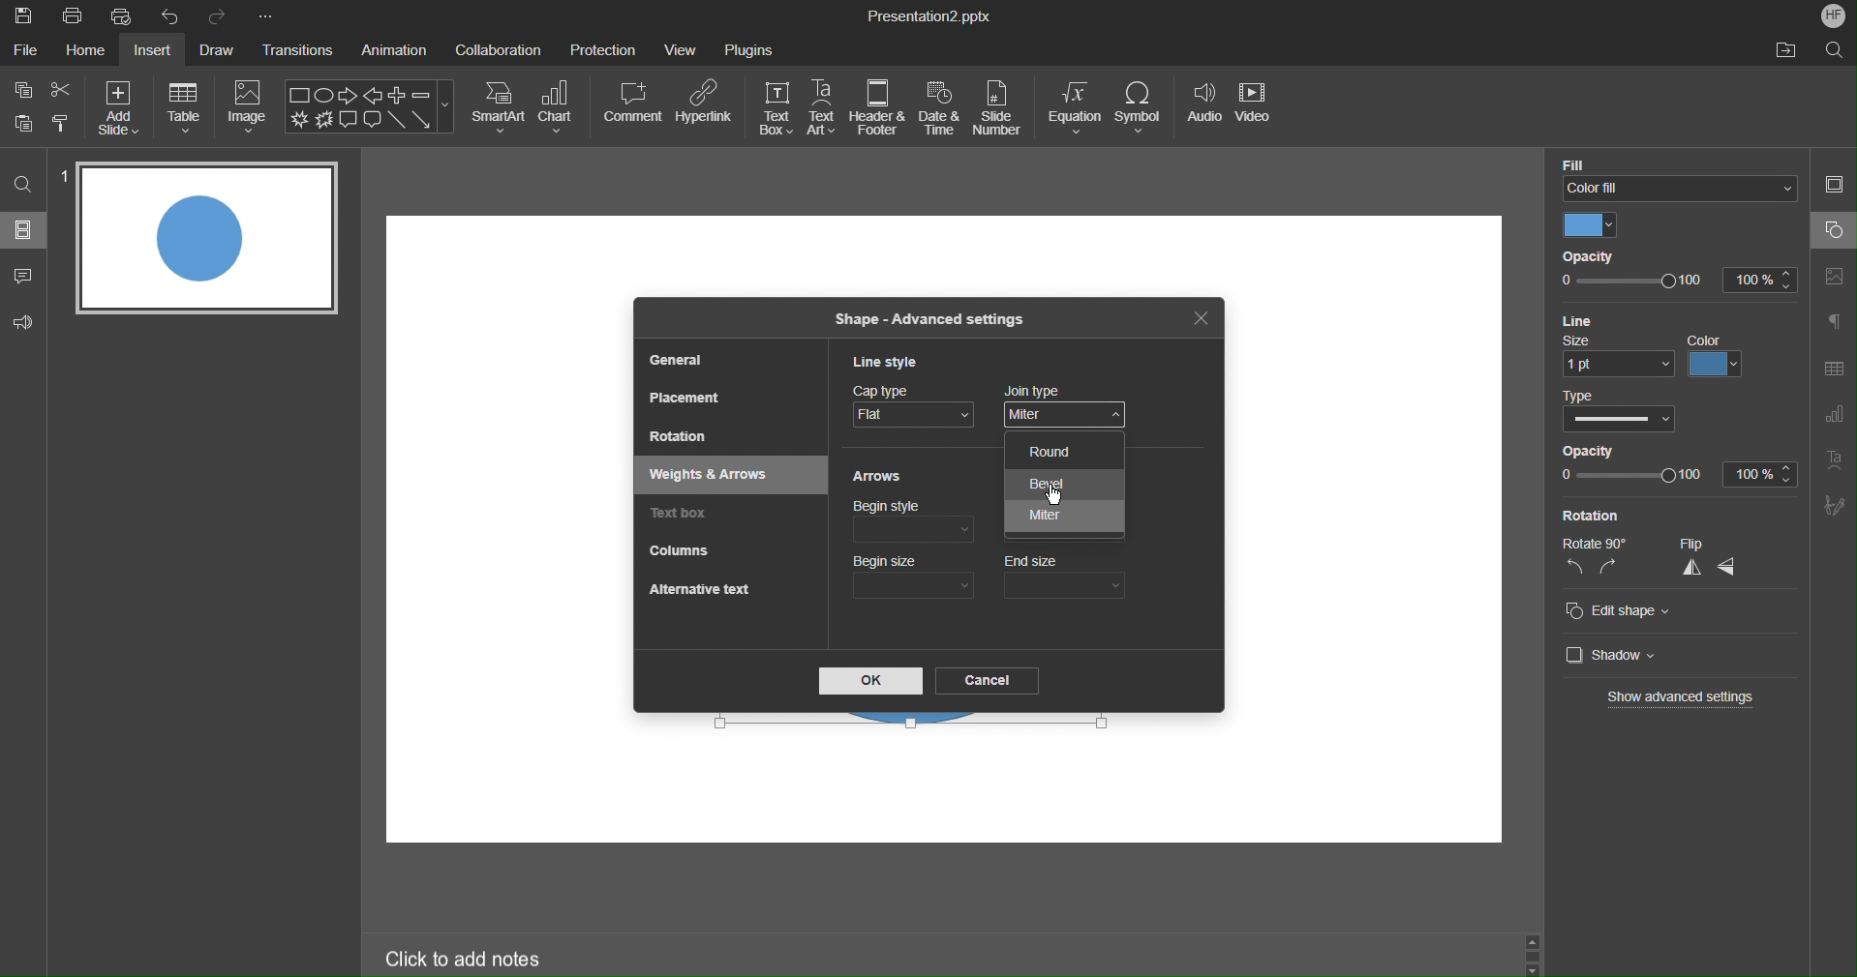 The width and height of the screenshot is (1857, 977). I want to click on Shape Menu, so click(369, 107).